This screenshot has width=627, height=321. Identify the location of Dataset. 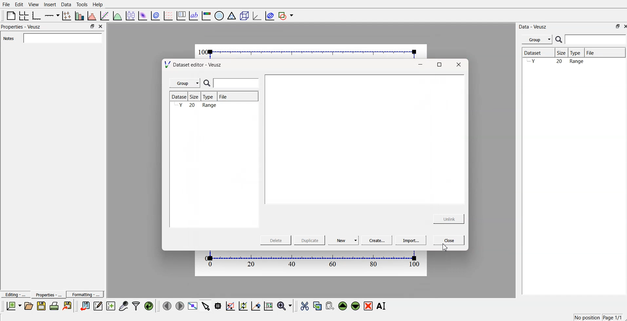
(179, 96).